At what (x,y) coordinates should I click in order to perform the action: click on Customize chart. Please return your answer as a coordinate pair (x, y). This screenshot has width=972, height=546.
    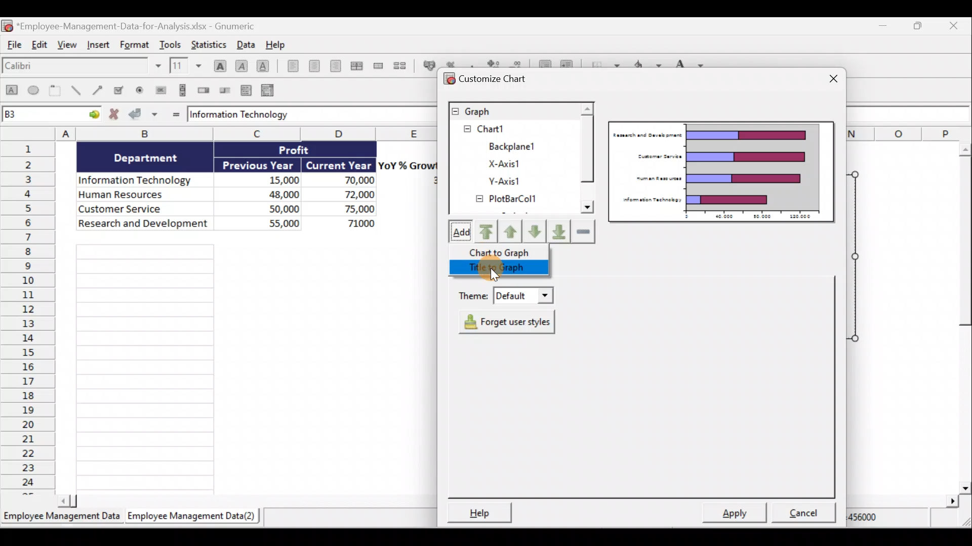
    Looking at the image, I should click on (489, 79).